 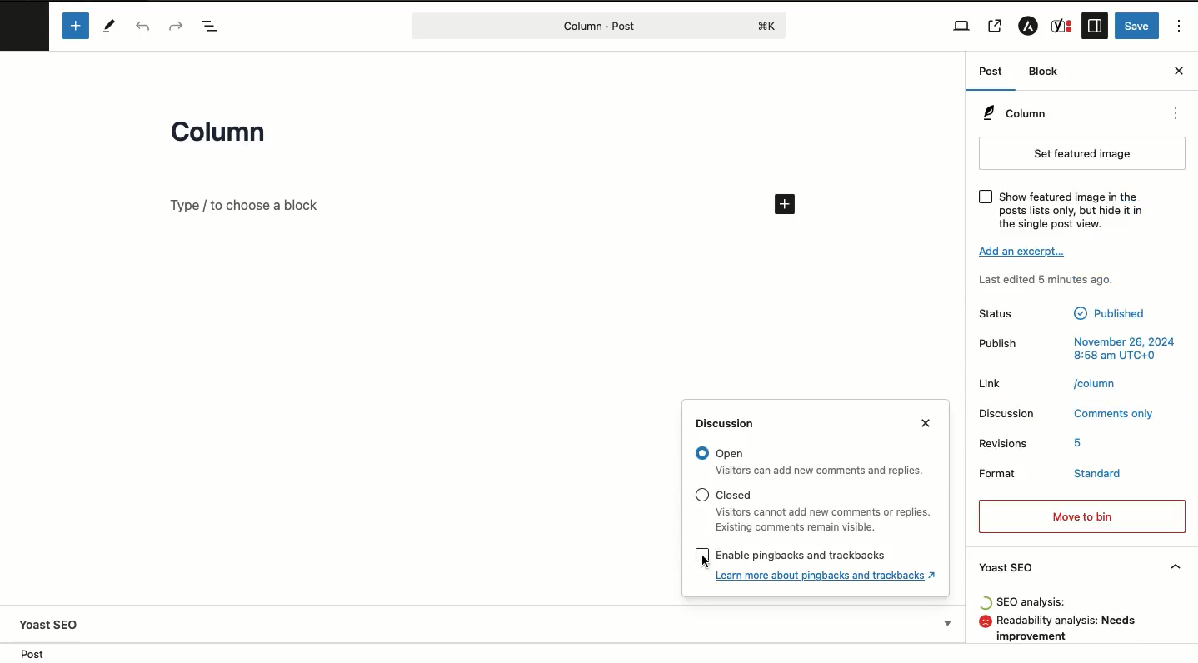 What do you see at coordinates (995, 72) in the screenshot?
I see `Post` at bounding box center [995, 72].